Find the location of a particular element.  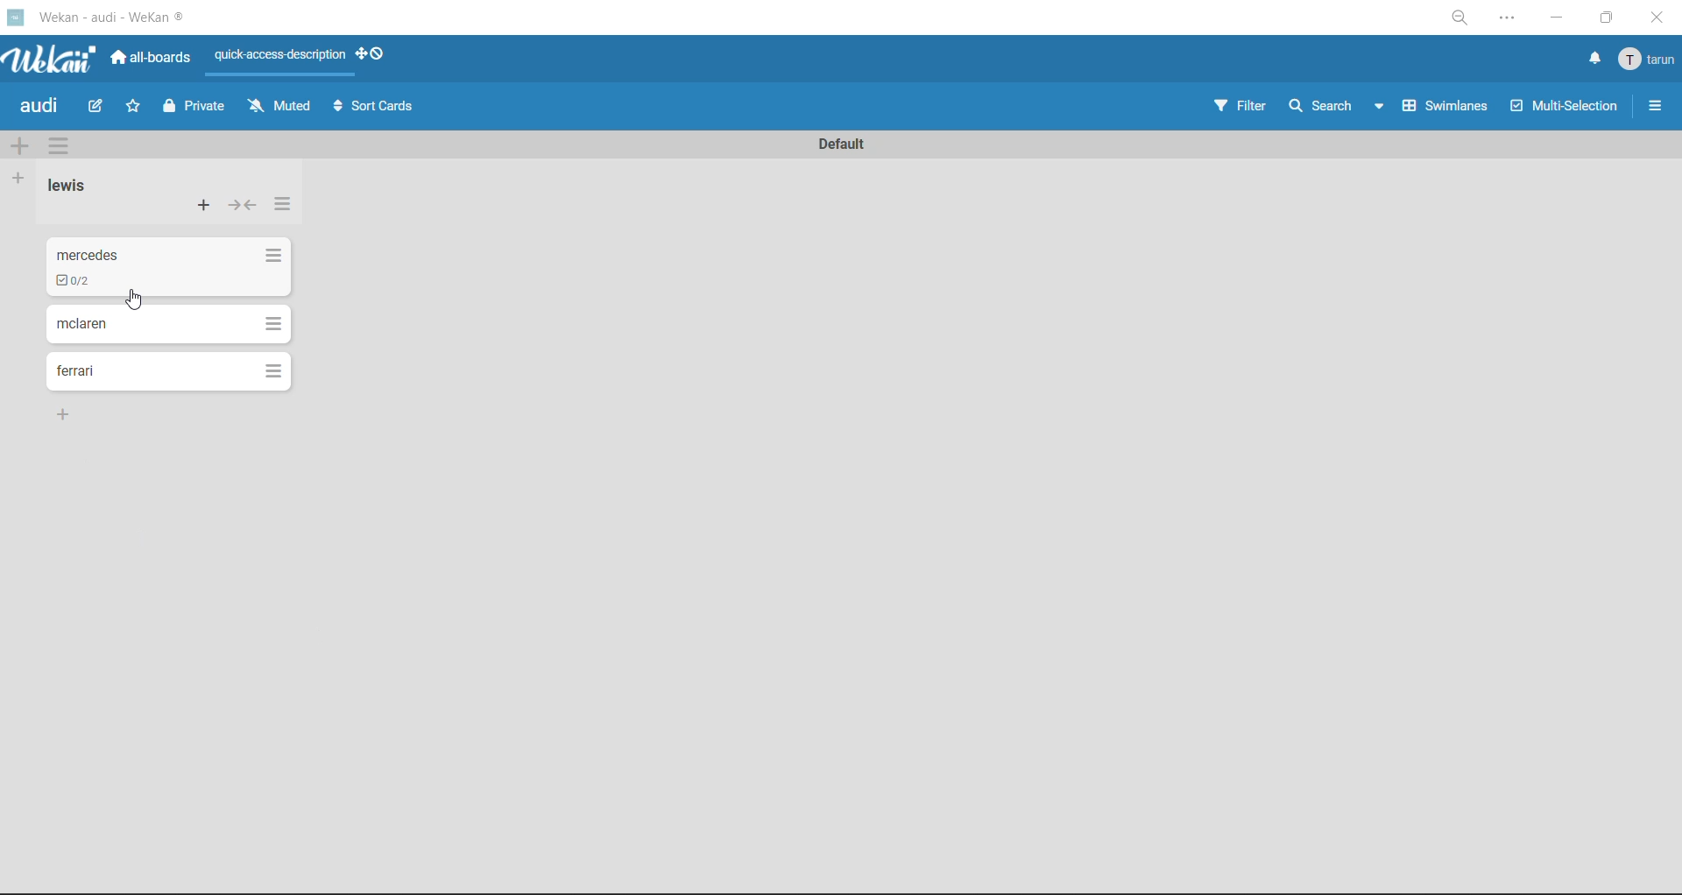

zoom is located at coordinates (1457, 18).